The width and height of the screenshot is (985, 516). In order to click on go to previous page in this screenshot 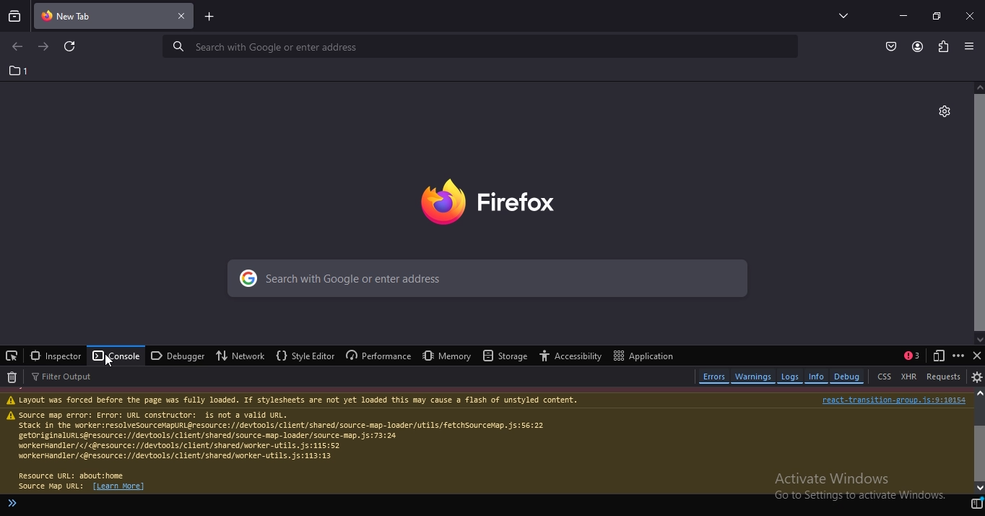, I will do `click(15, 48)`.